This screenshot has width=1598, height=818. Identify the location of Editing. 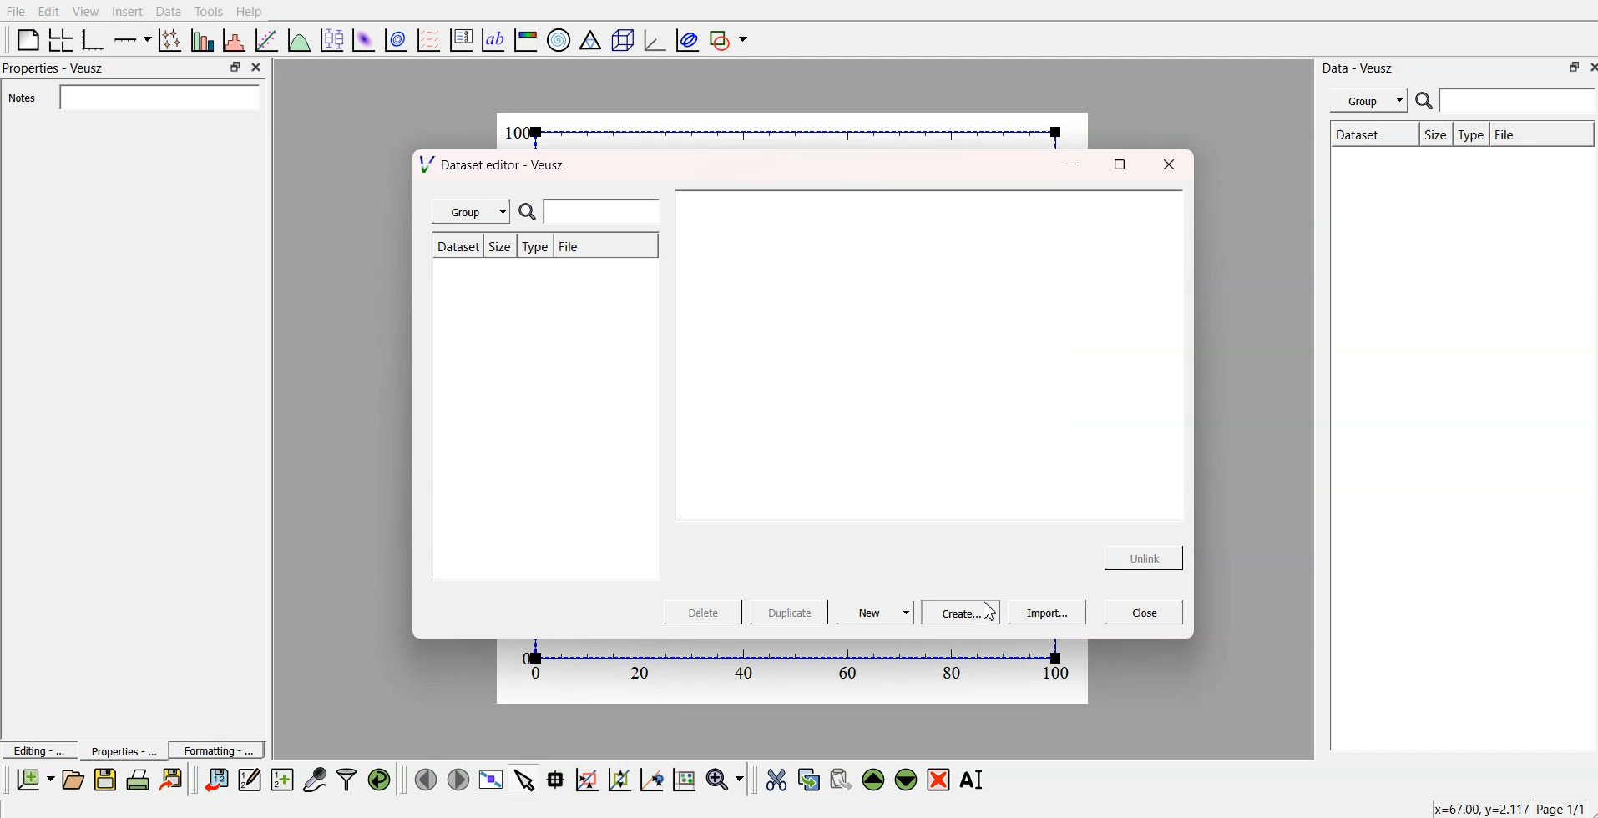
(38, 749).